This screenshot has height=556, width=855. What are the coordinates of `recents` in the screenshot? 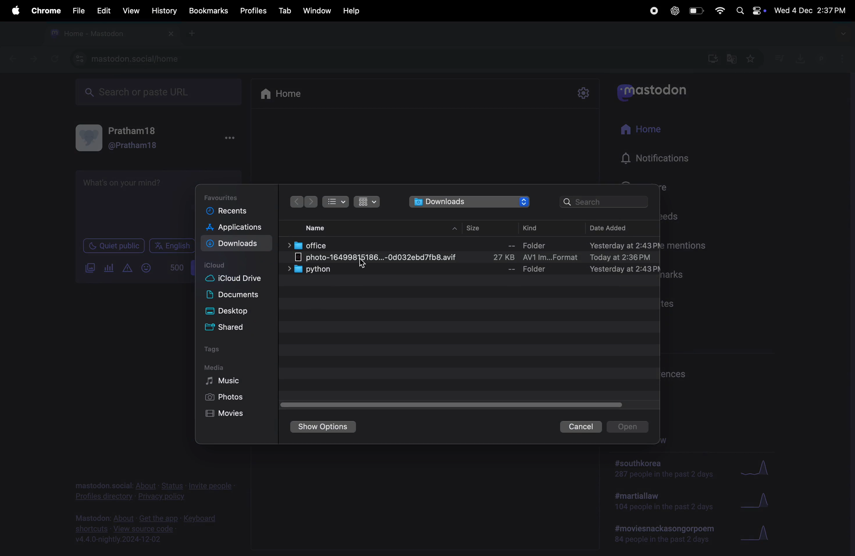 It's located at (228, 212).